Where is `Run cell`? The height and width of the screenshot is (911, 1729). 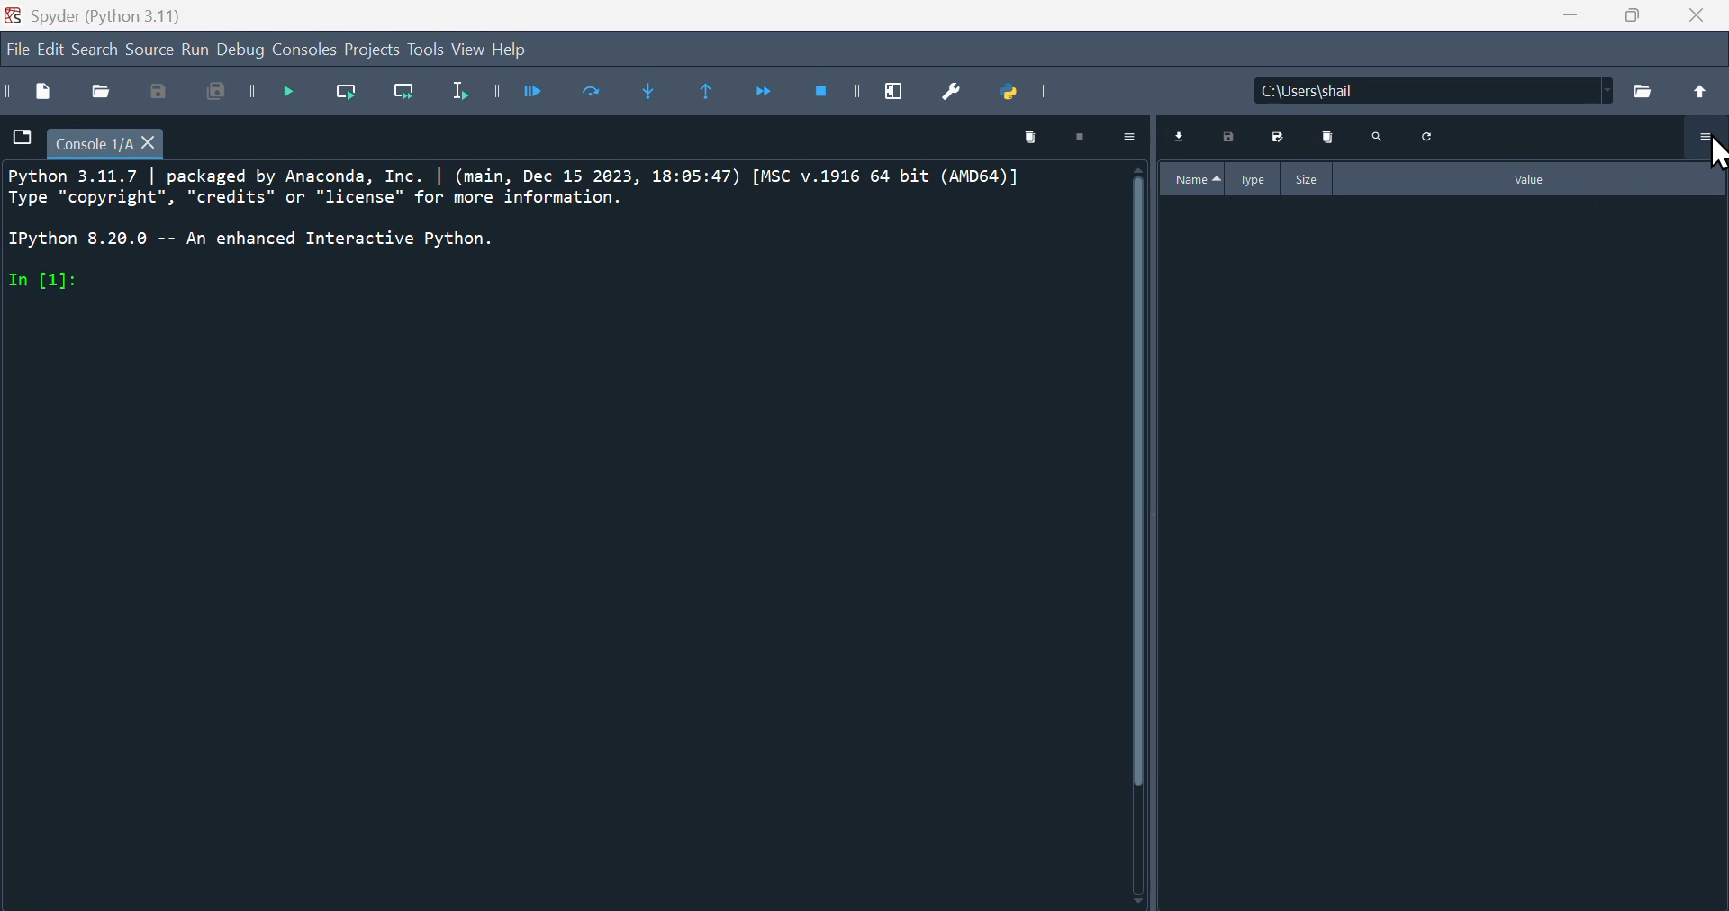
Run cell is located at coordinates (539, 93).